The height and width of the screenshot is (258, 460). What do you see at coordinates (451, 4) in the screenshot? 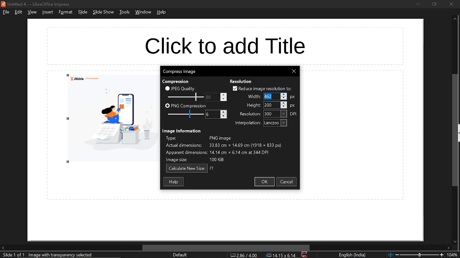
I see `close` at bounding box center [451, 4].